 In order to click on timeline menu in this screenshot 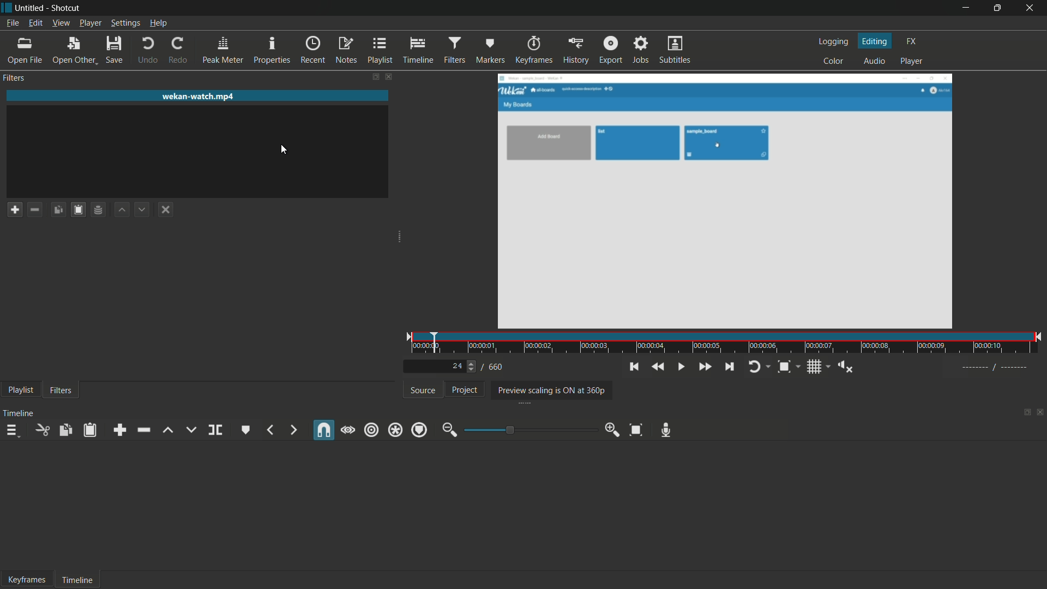, I will do `click(14, 430)`.